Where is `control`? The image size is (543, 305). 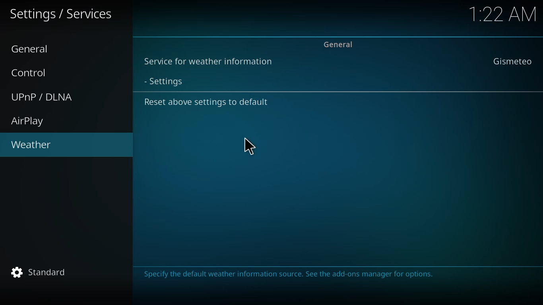 control is located at coordinates (33, 72).